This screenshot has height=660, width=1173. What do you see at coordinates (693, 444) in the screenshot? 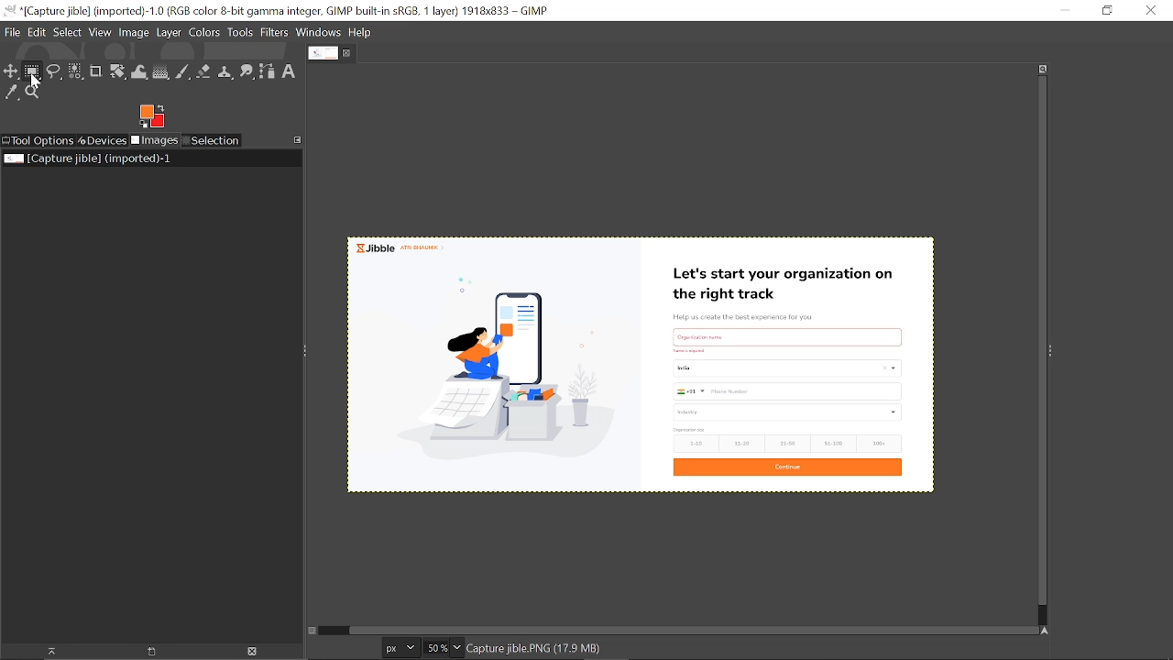
I see `1-10` at bounding box center [693, 444].